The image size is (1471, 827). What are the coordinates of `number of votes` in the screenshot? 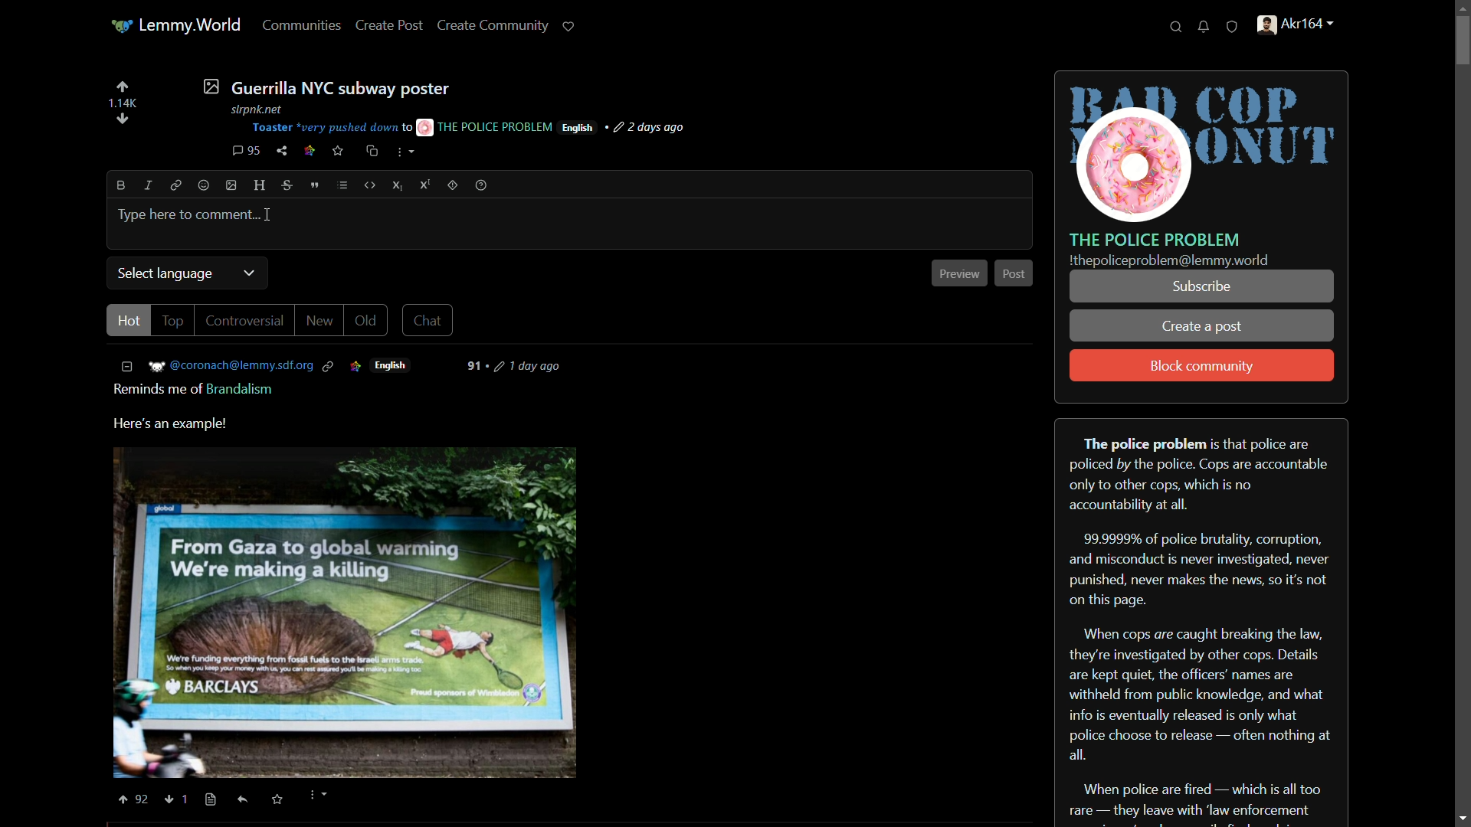 It's located at (122, 103).